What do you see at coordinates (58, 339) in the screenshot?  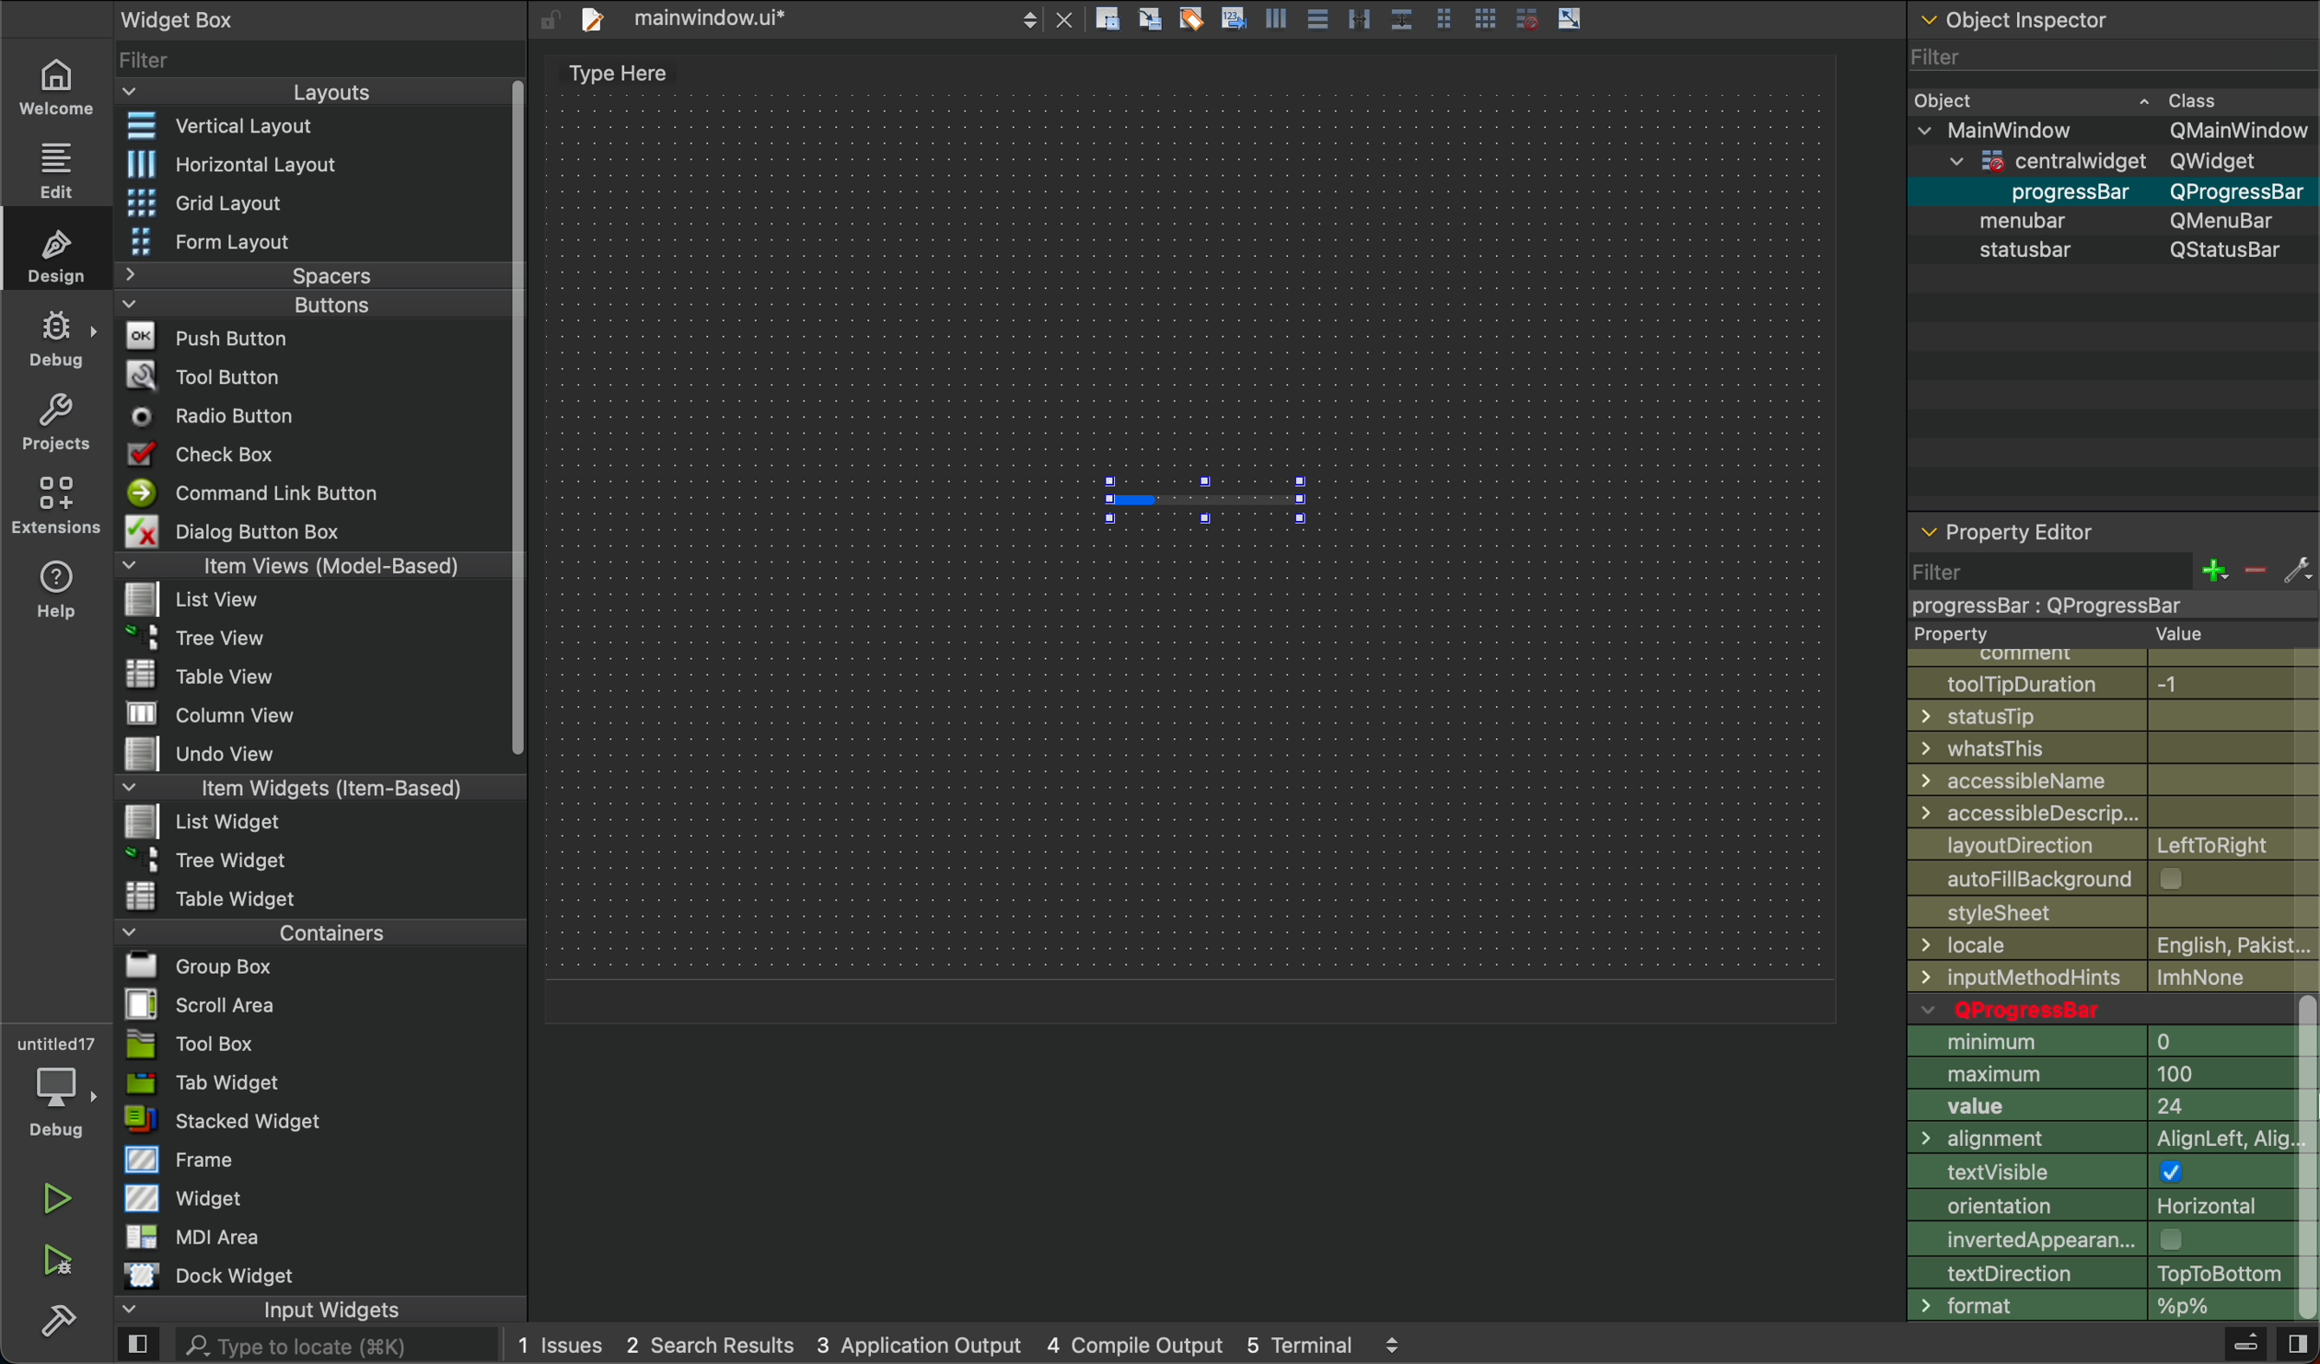 I see `debug` at bounding box center [58, 339].